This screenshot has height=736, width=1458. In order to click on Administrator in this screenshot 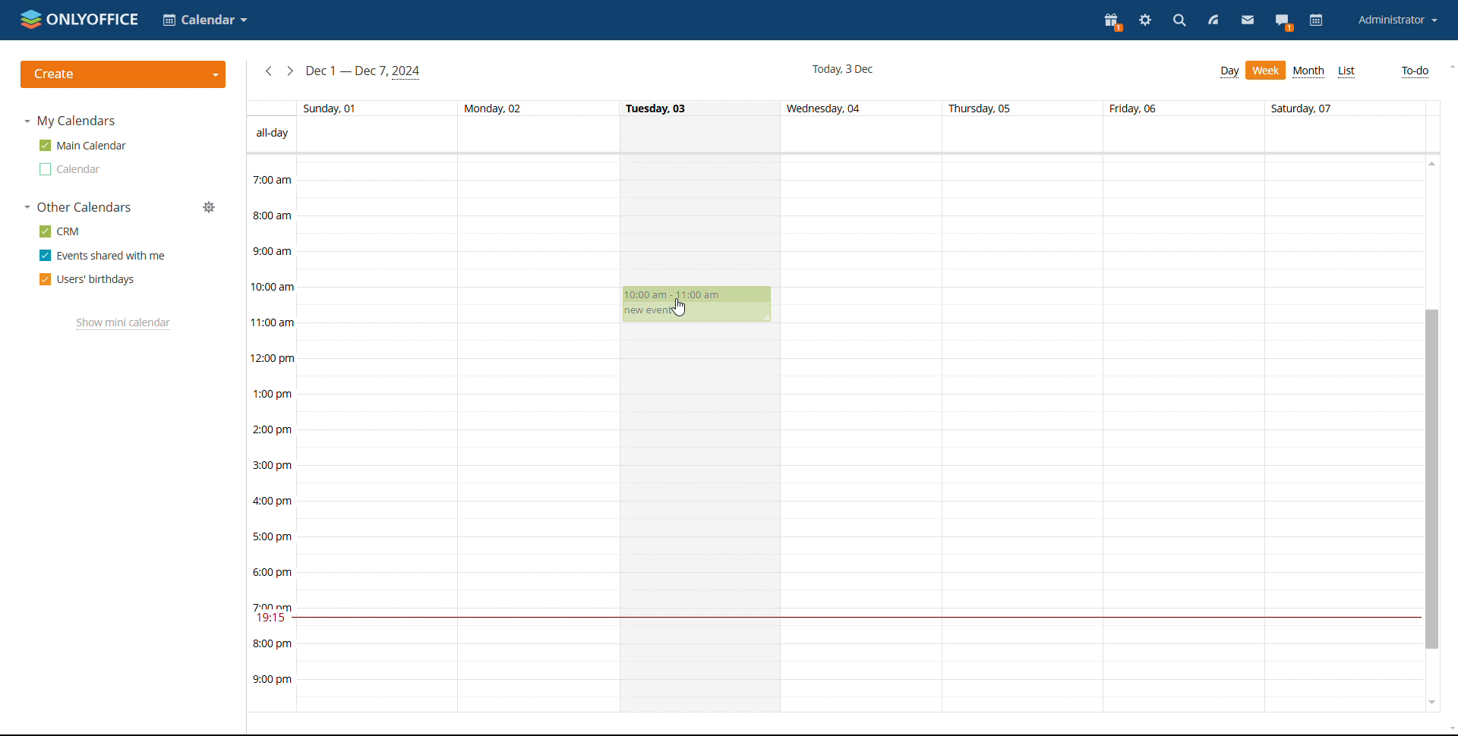, I will do `click(1397, 20)`.